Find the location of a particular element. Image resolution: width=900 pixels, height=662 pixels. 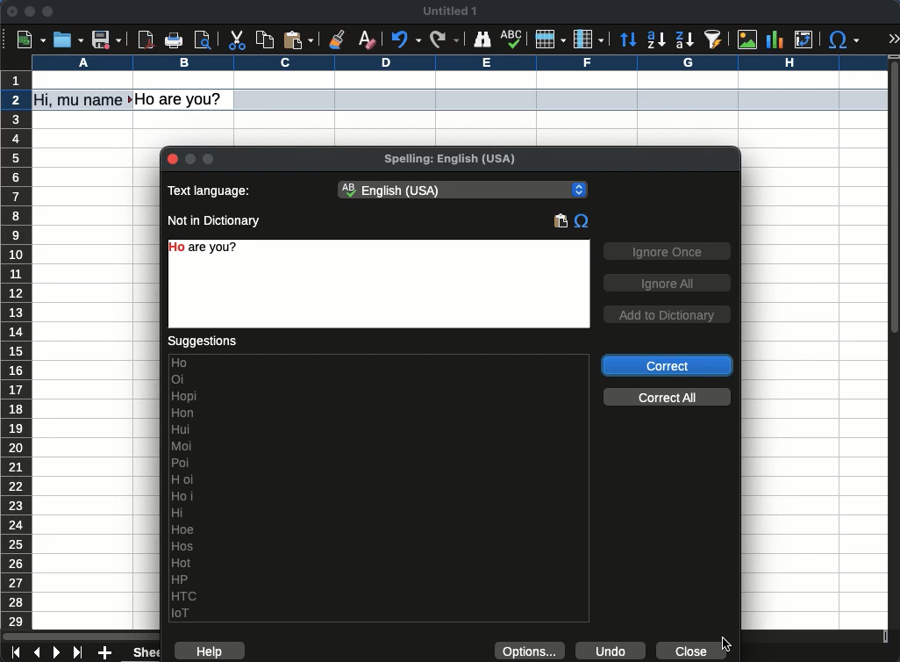

Hi is located at coordinates (179, 512).